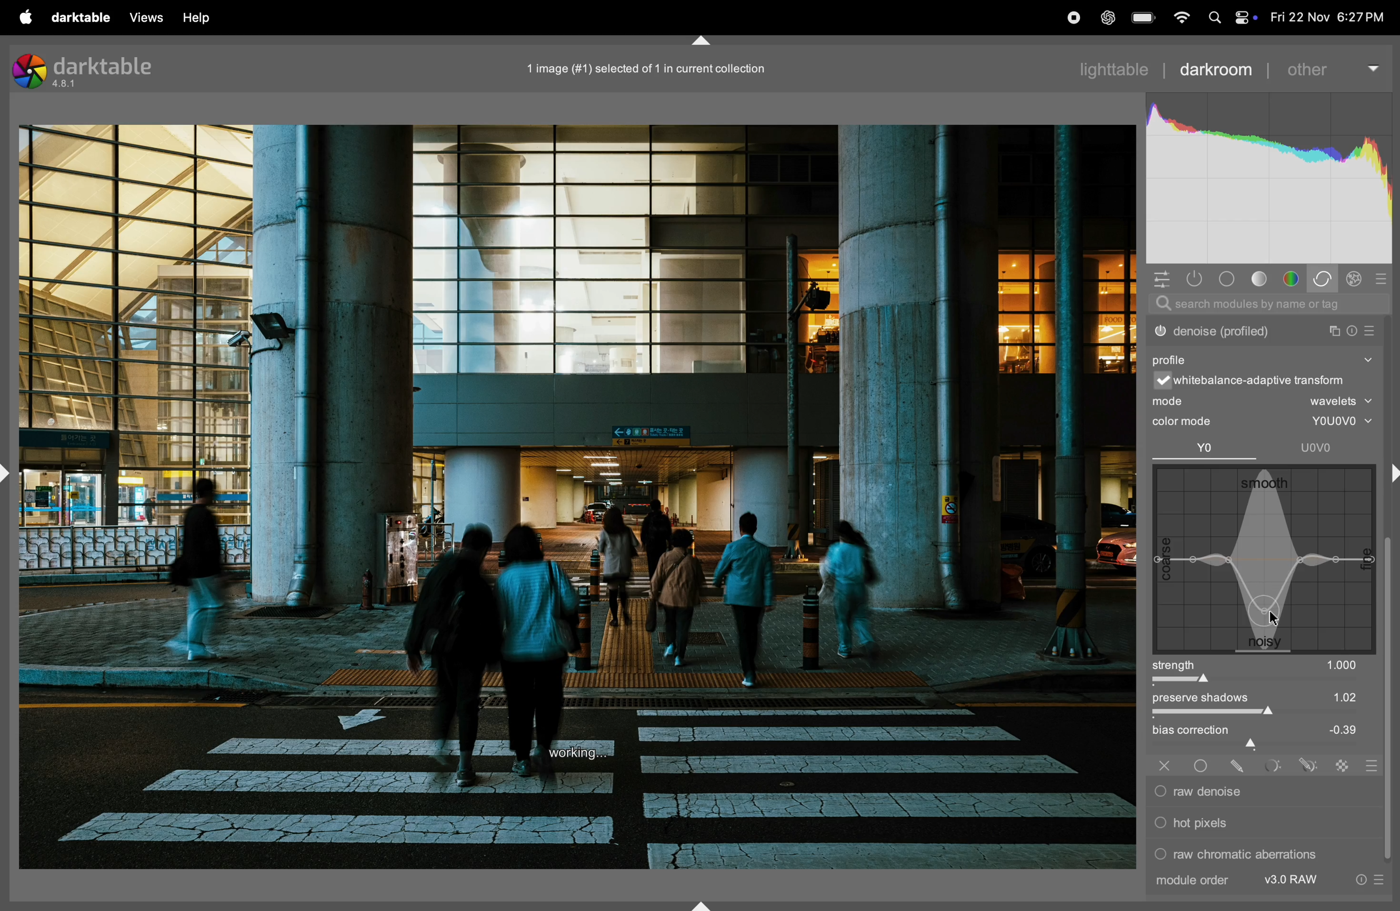  Describe the element at coordinates (649, 68) in the screenshot. I see `1 imge selected` at that location.